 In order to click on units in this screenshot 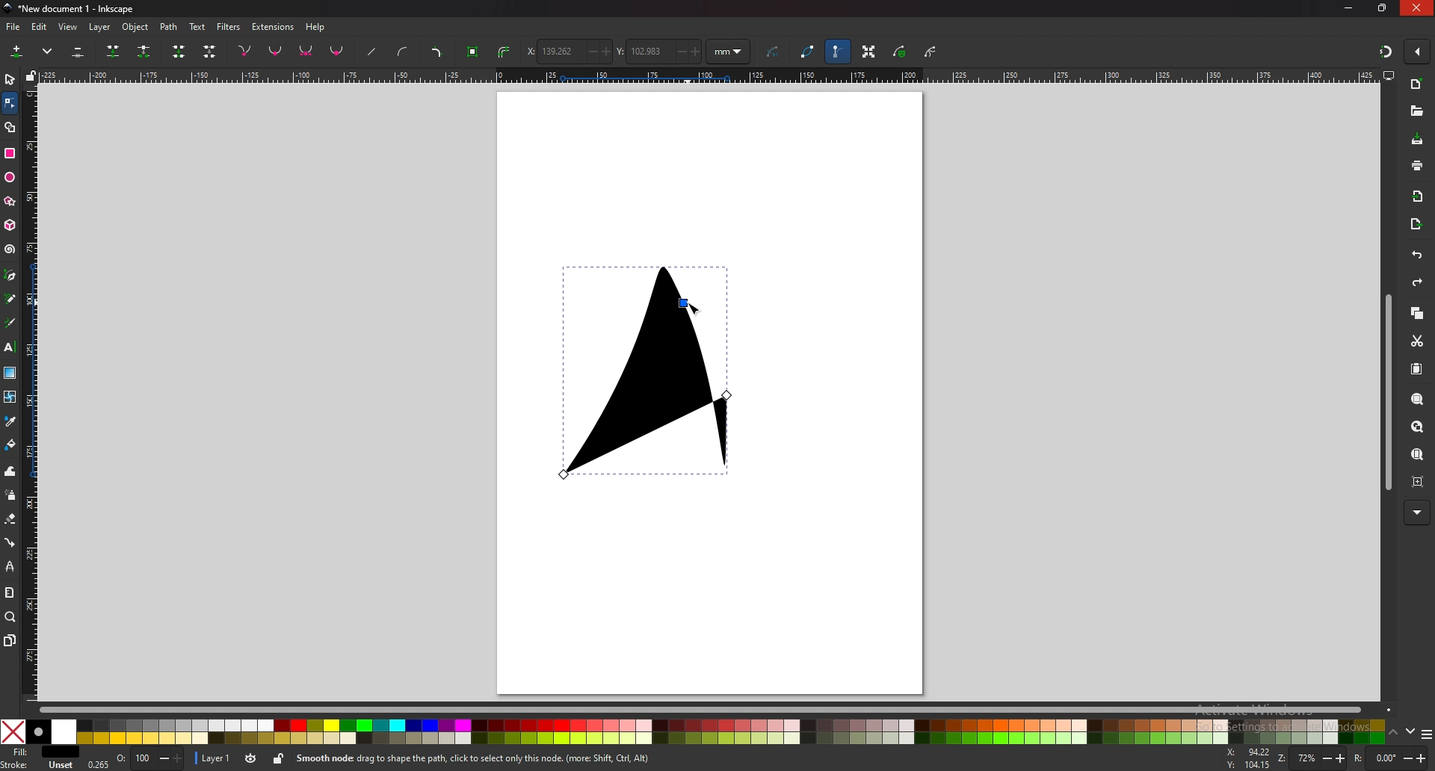, I will do `click(728, 51)`.